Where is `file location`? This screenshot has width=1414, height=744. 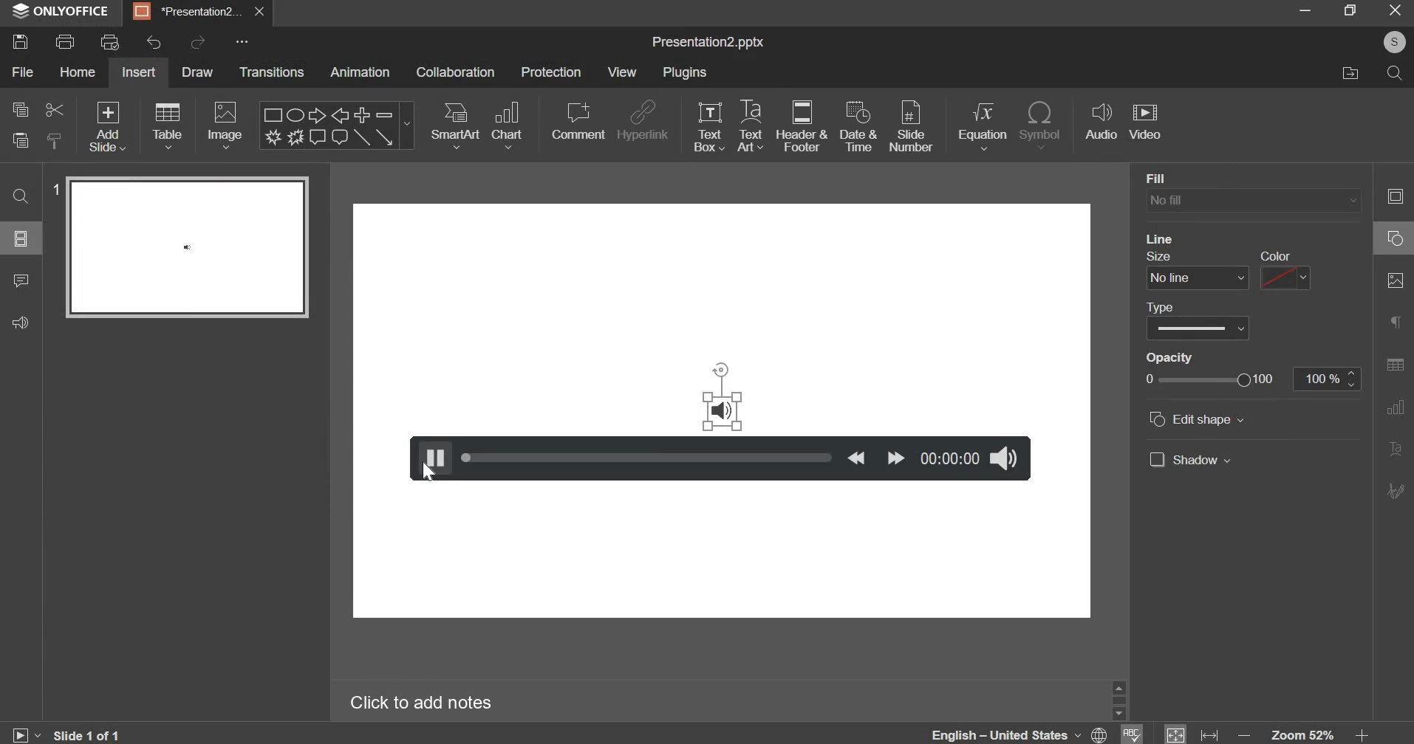
file location is located at coordinates (1358, 75).